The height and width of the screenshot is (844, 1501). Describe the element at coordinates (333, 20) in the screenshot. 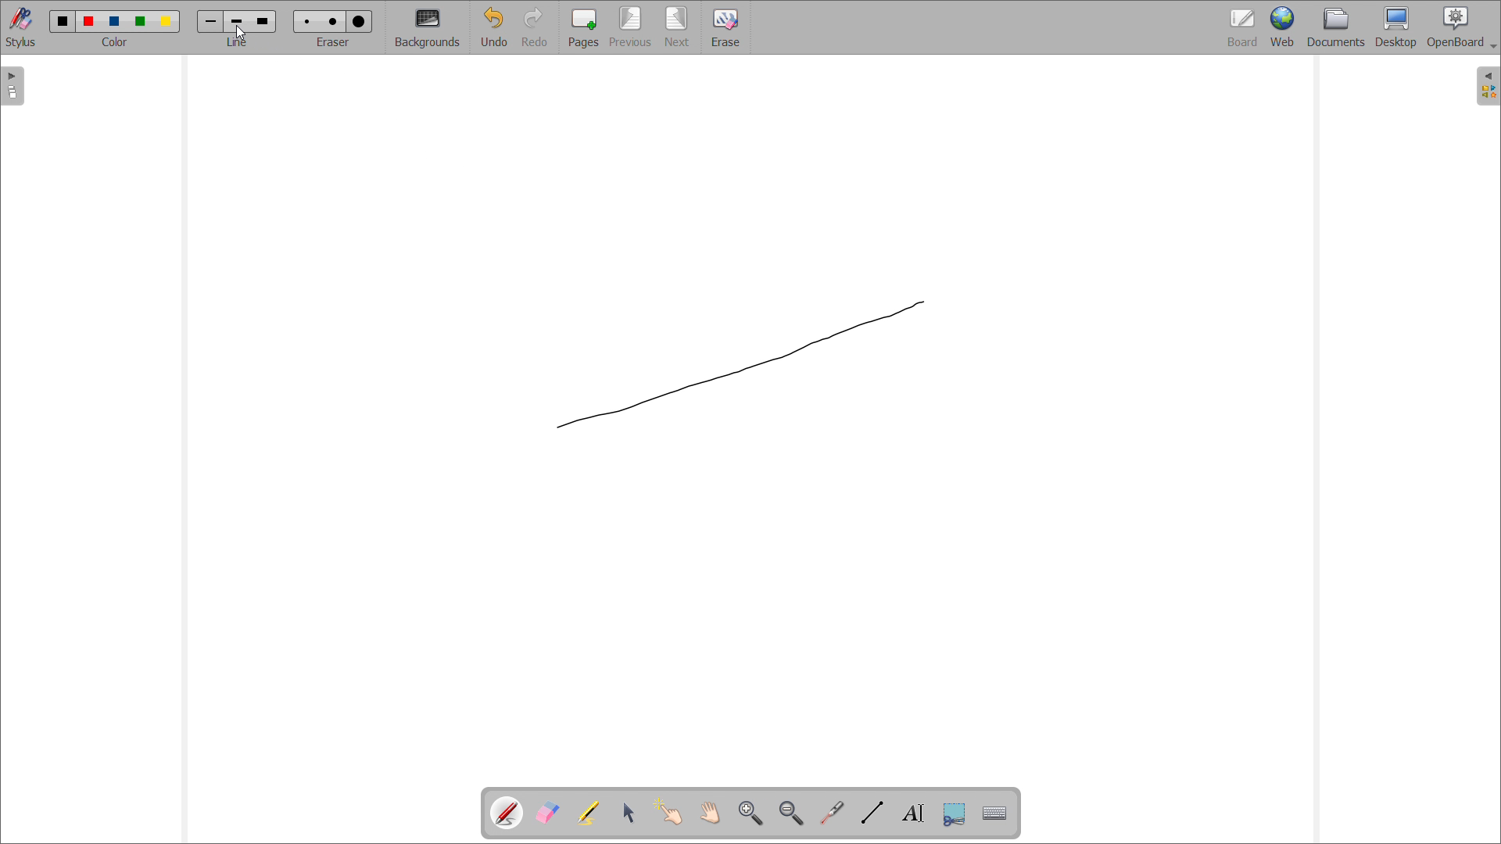

I see `Eraser size` at that location.